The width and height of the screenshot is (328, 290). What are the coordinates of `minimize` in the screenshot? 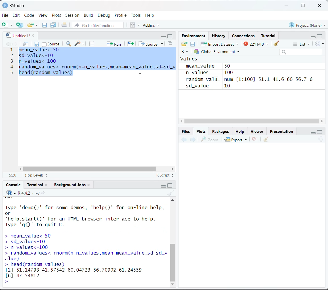 It's located at (163, 36).